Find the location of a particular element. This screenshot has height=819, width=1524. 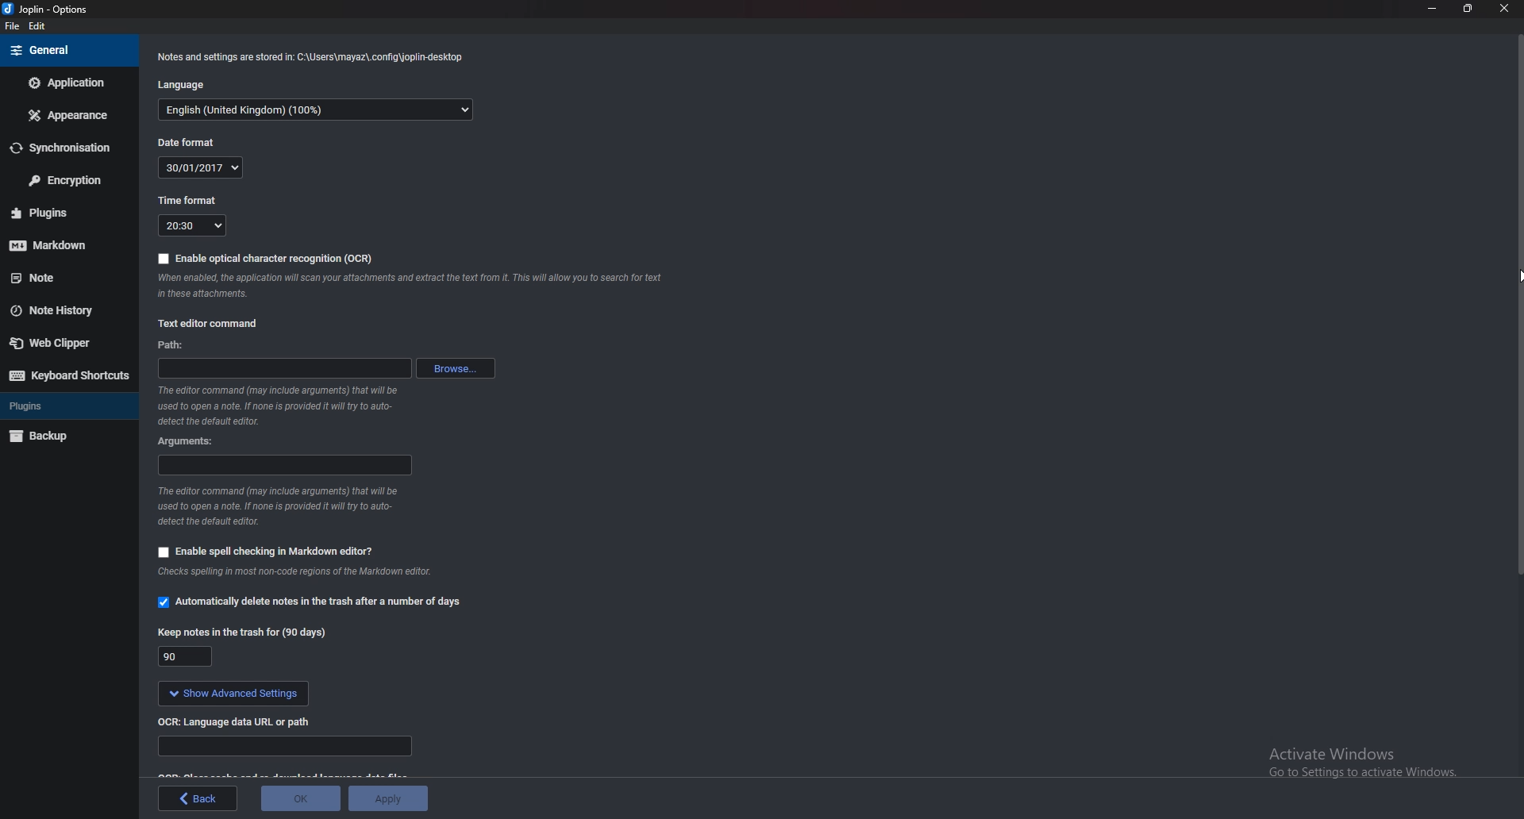

Keyboard shortcuts is located at coordinates (68, 375).